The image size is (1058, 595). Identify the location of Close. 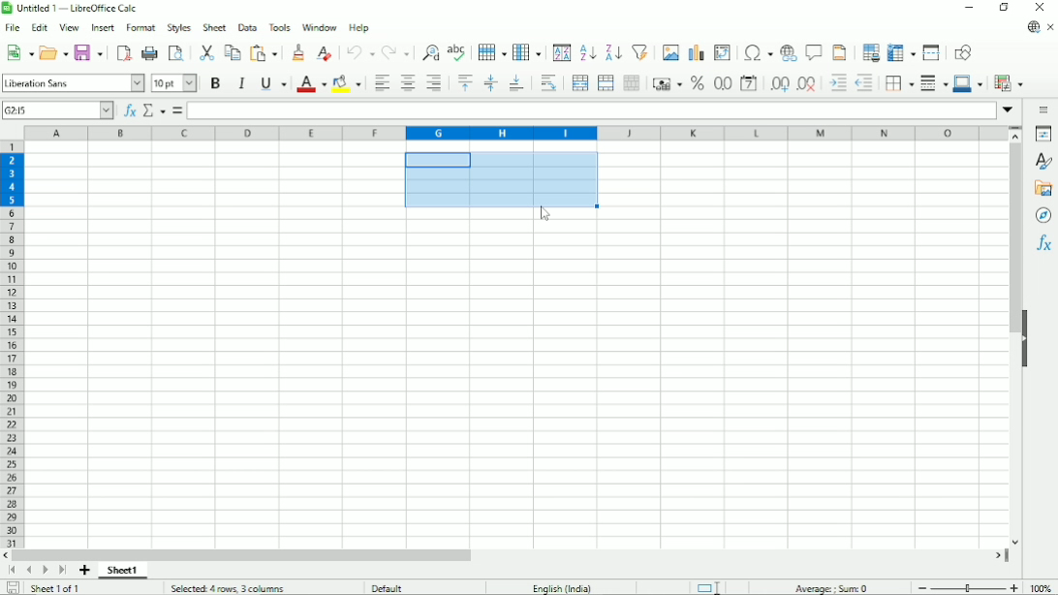
(1042, 7).